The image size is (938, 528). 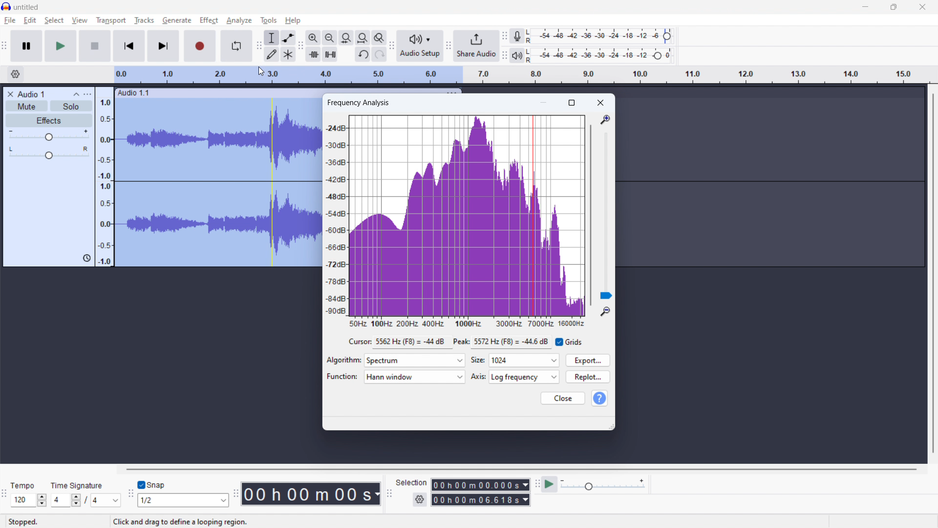 I want to click on replot, so click(x=589, y=376).